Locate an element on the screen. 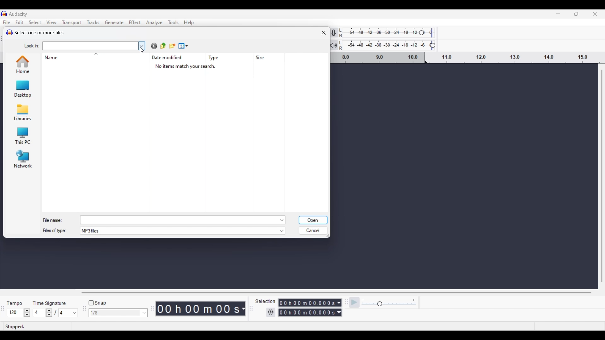  snapping toolbar is located at coordinates (83, 312).